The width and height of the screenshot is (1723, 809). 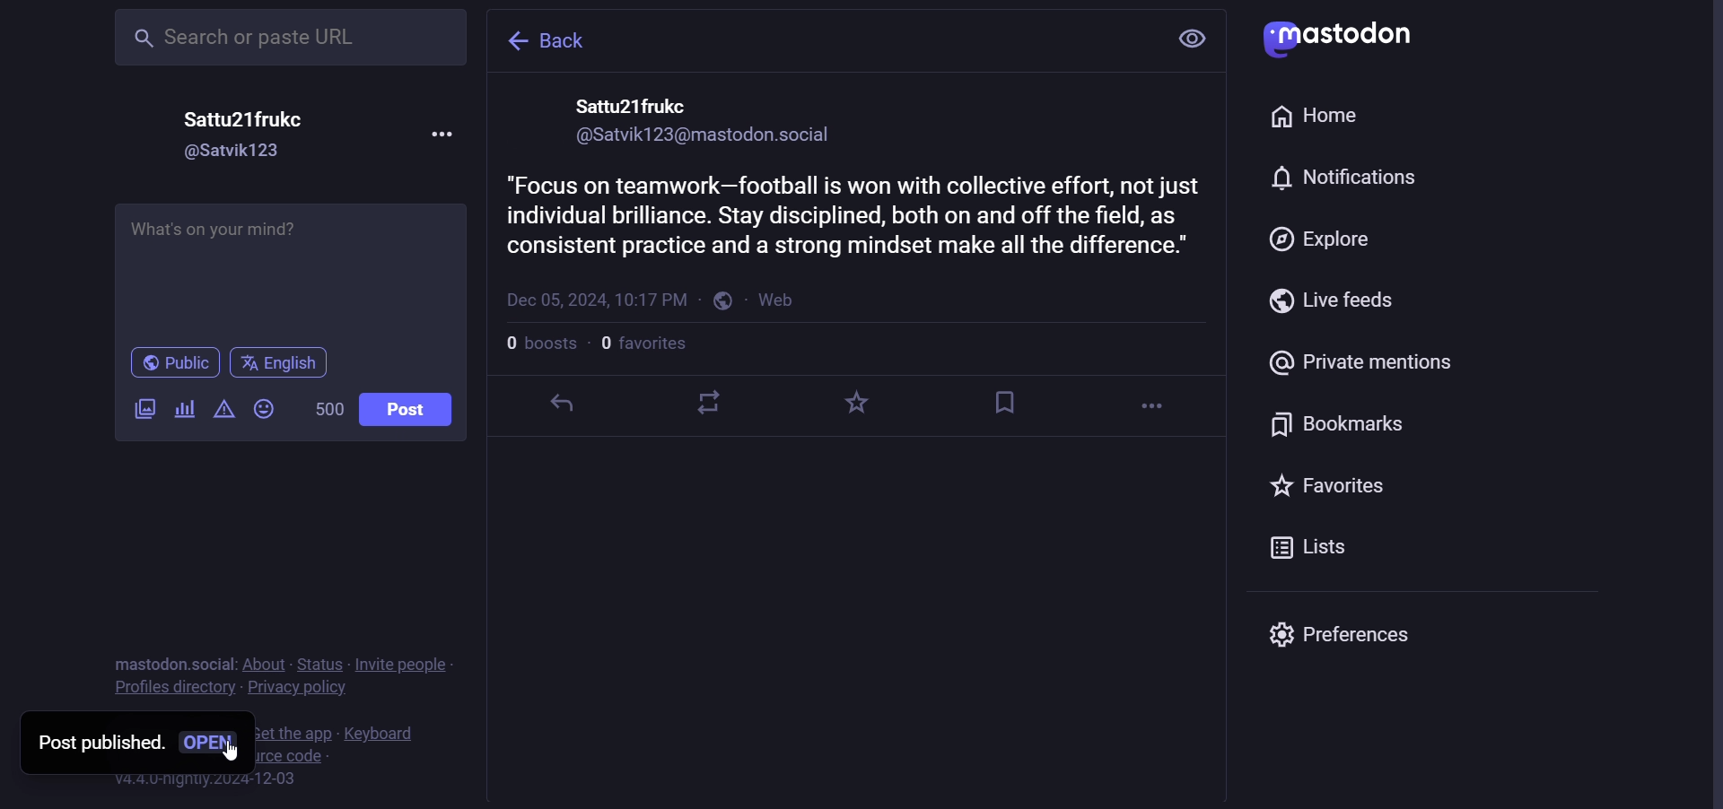 I want to click on content warning, so click(x=224, y=415).